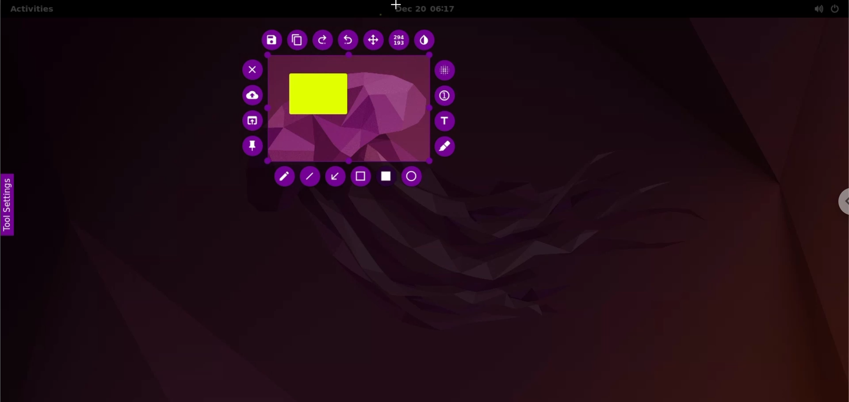 The image size is (849, 402). Describe the element at coordinates (322, 41) in the screenshot. I see `redo` at that location.